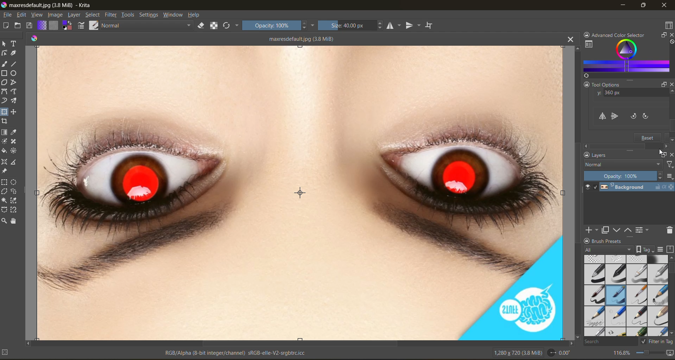 The height and width of the screenshot is (360, 675). Describe the element at coordinates (21, 15) in the screenshot. I see `edit` at that location.